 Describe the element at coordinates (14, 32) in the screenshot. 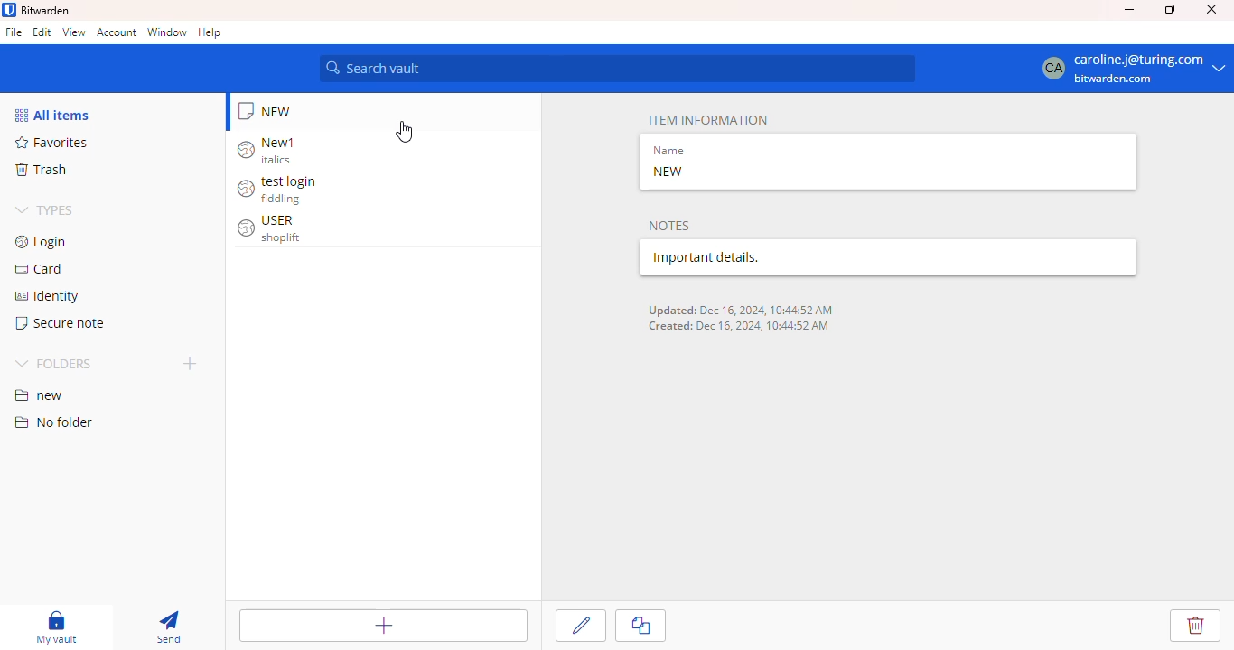

I see `file` at that location.